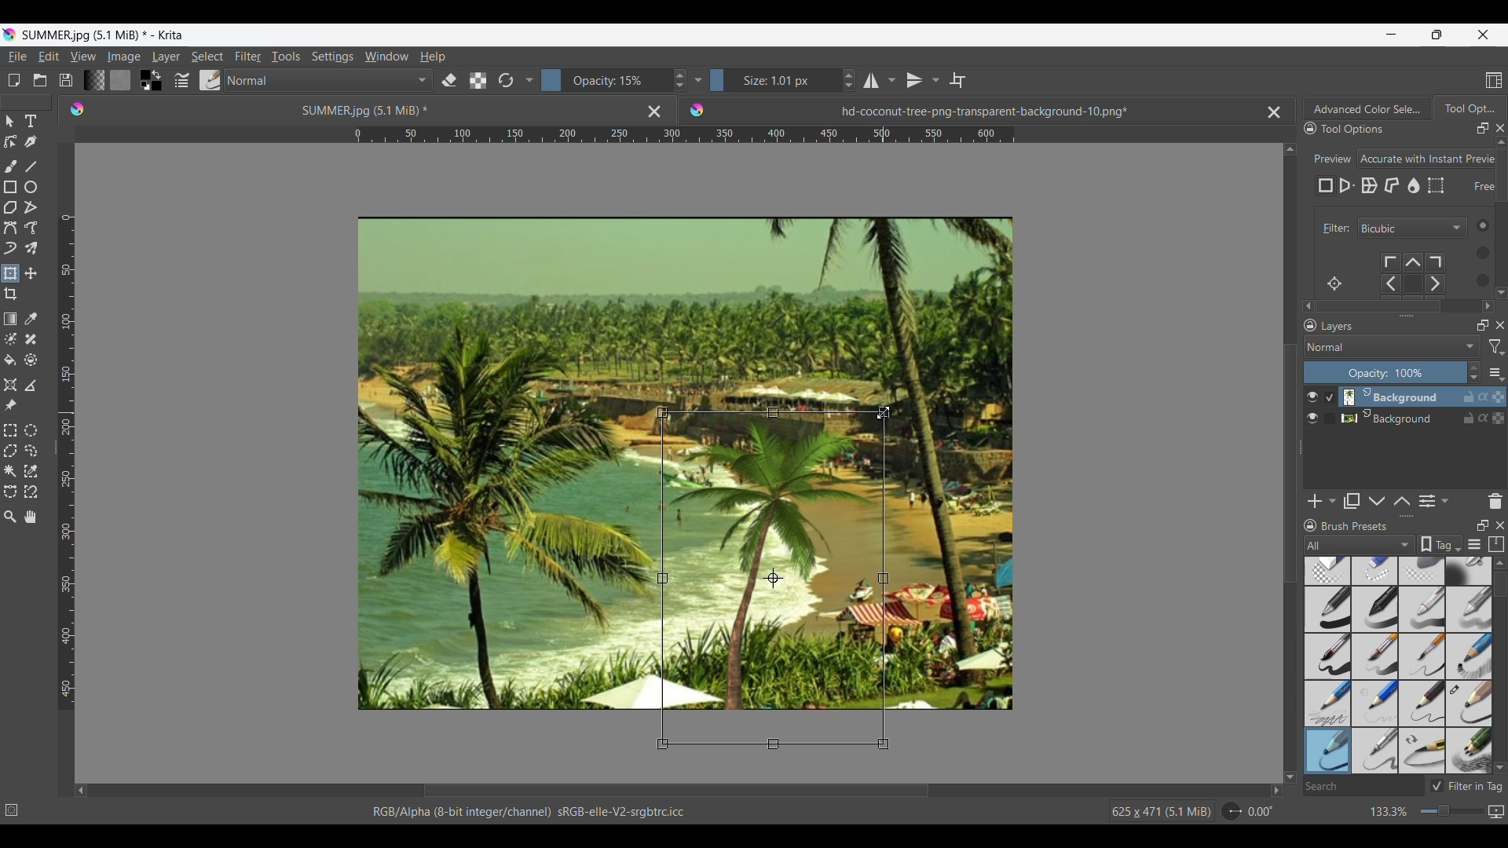 This screenshot has height=848, width=1508. Describe the element at coordinates (1249, 810) in the screenshot. I see `Change angle of canvas` at that location.